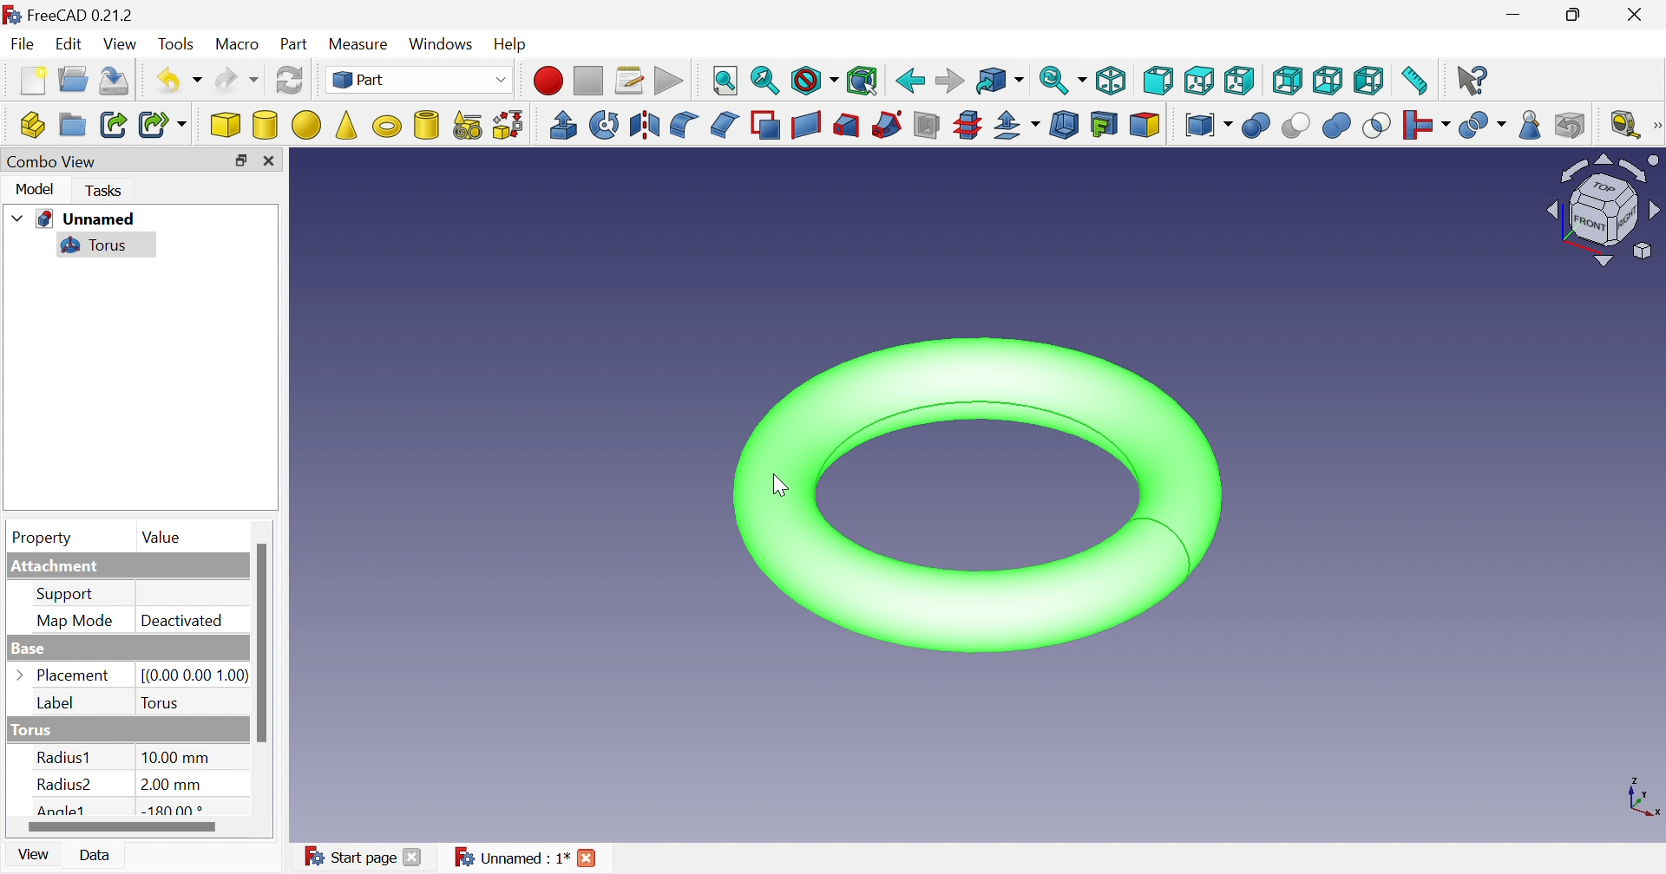  Describe the element at coordinates (161, 701) in the screenshot. I see `Torus` at that location.